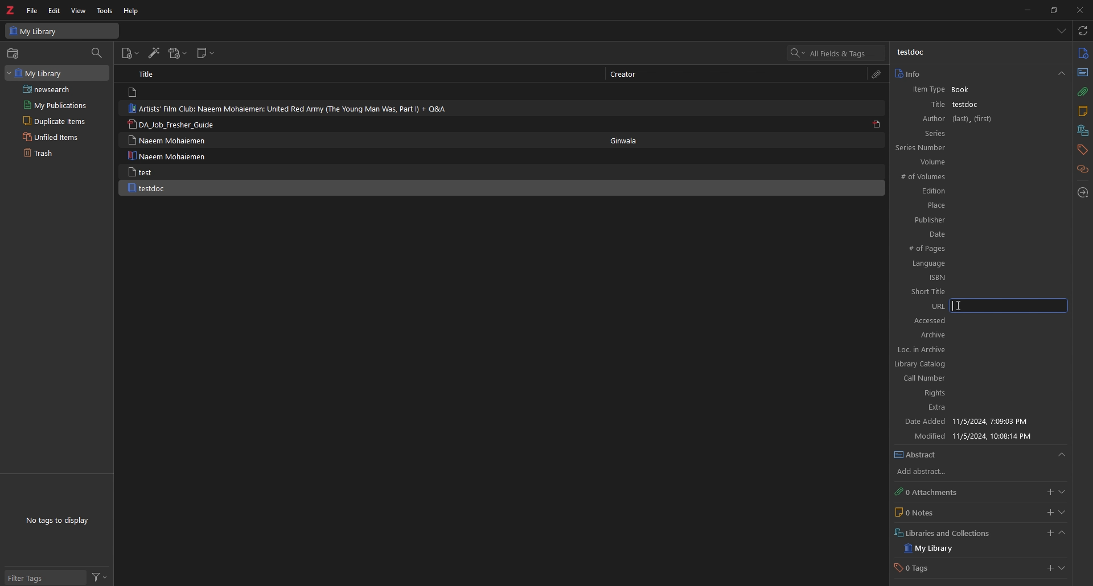 This screenshot has width=1093, height=586. What do you see at coordinates (956, 162) in the screenshot?
I see `Volume` at bounding box center [956, 162].